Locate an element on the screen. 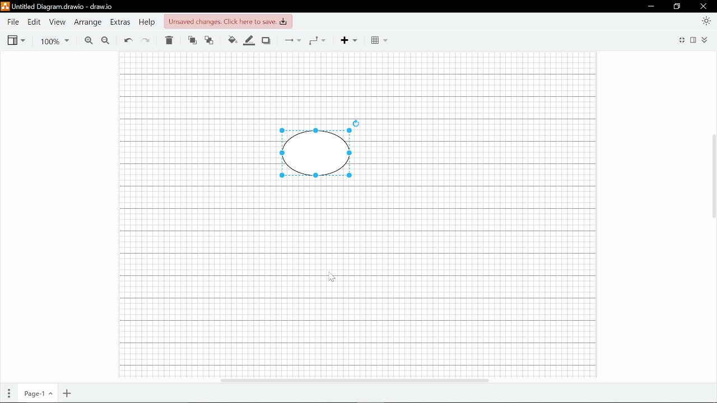 The height and width of the screenshot is (403, 717). View is located at coordinates (16, 40).